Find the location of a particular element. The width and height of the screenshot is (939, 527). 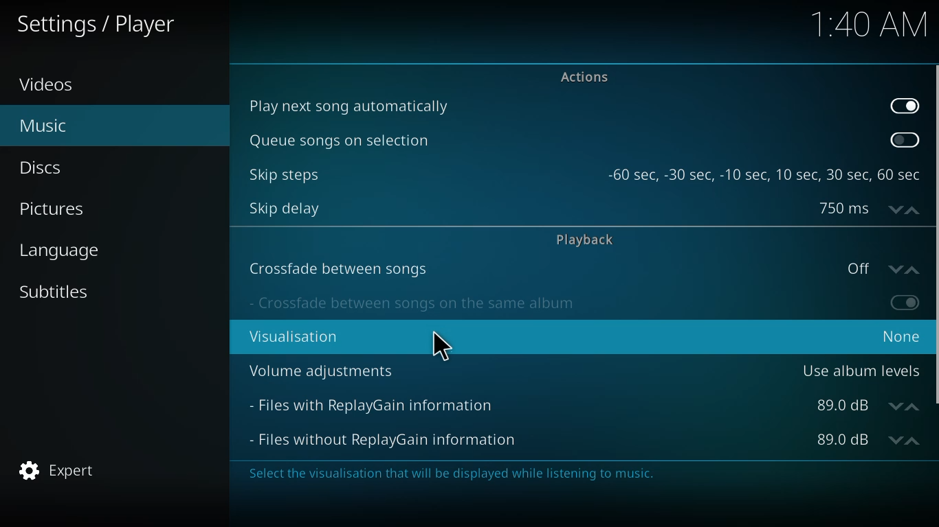

player is located at coordinates (102, 25).